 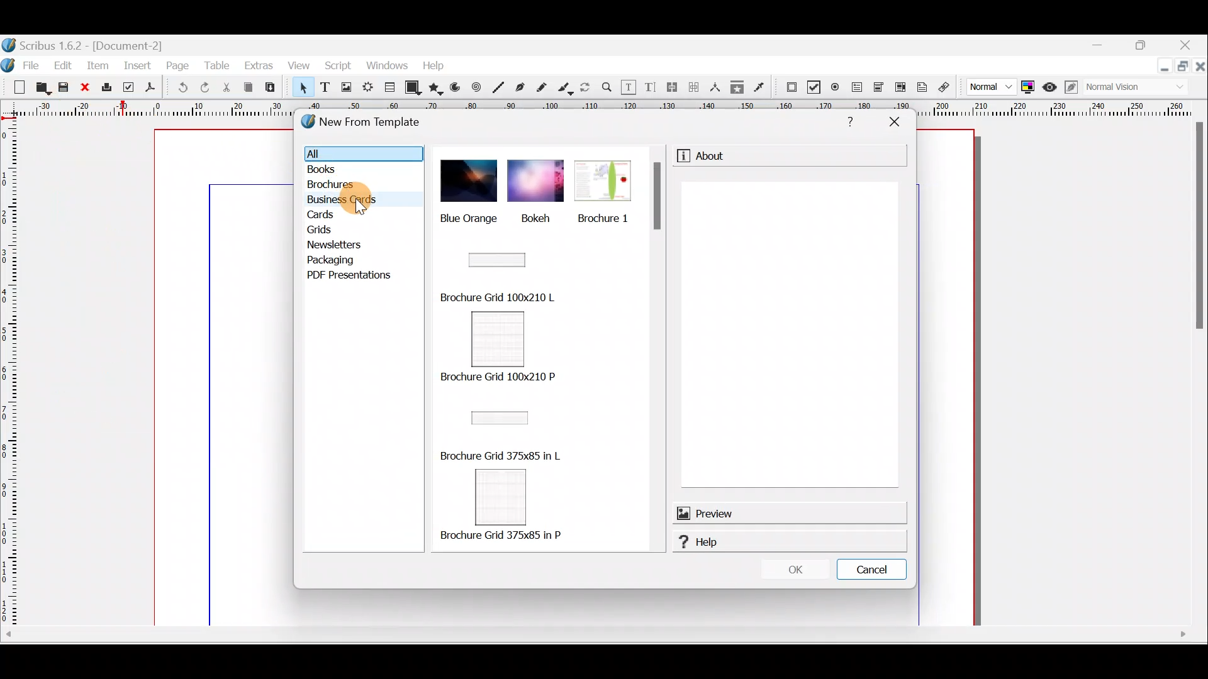 What do you see at coordinates (177, 65) in the screenshot?
I see `Page` at bounding box center [177, 65].